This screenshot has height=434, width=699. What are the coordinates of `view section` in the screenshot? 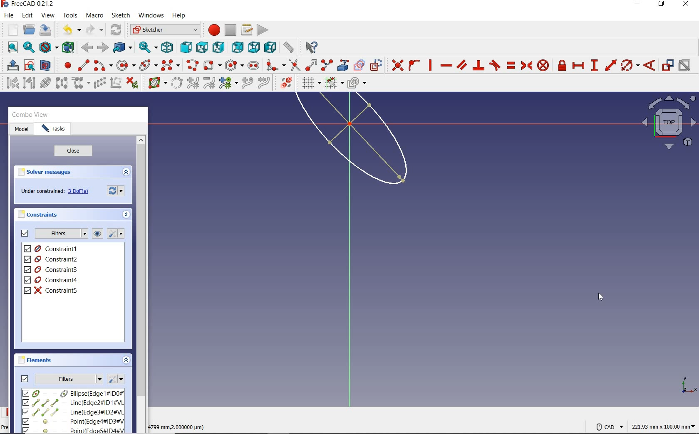 It's located at (47, 65).